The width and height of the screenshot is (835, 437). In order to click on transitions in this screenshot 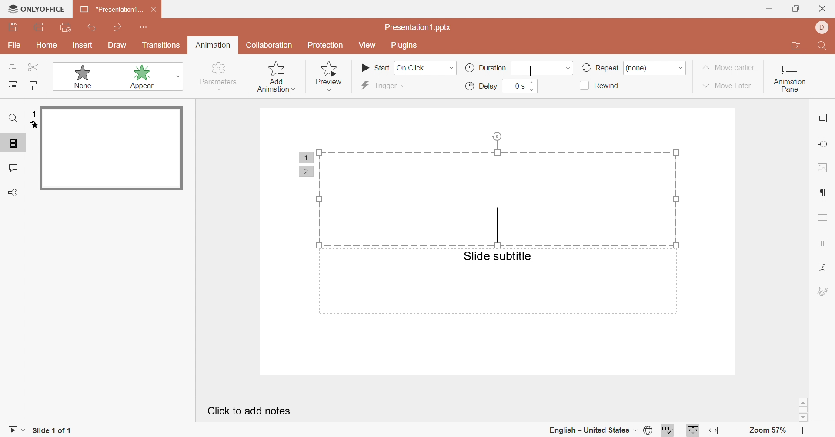, I will do `click(160, 46)`.